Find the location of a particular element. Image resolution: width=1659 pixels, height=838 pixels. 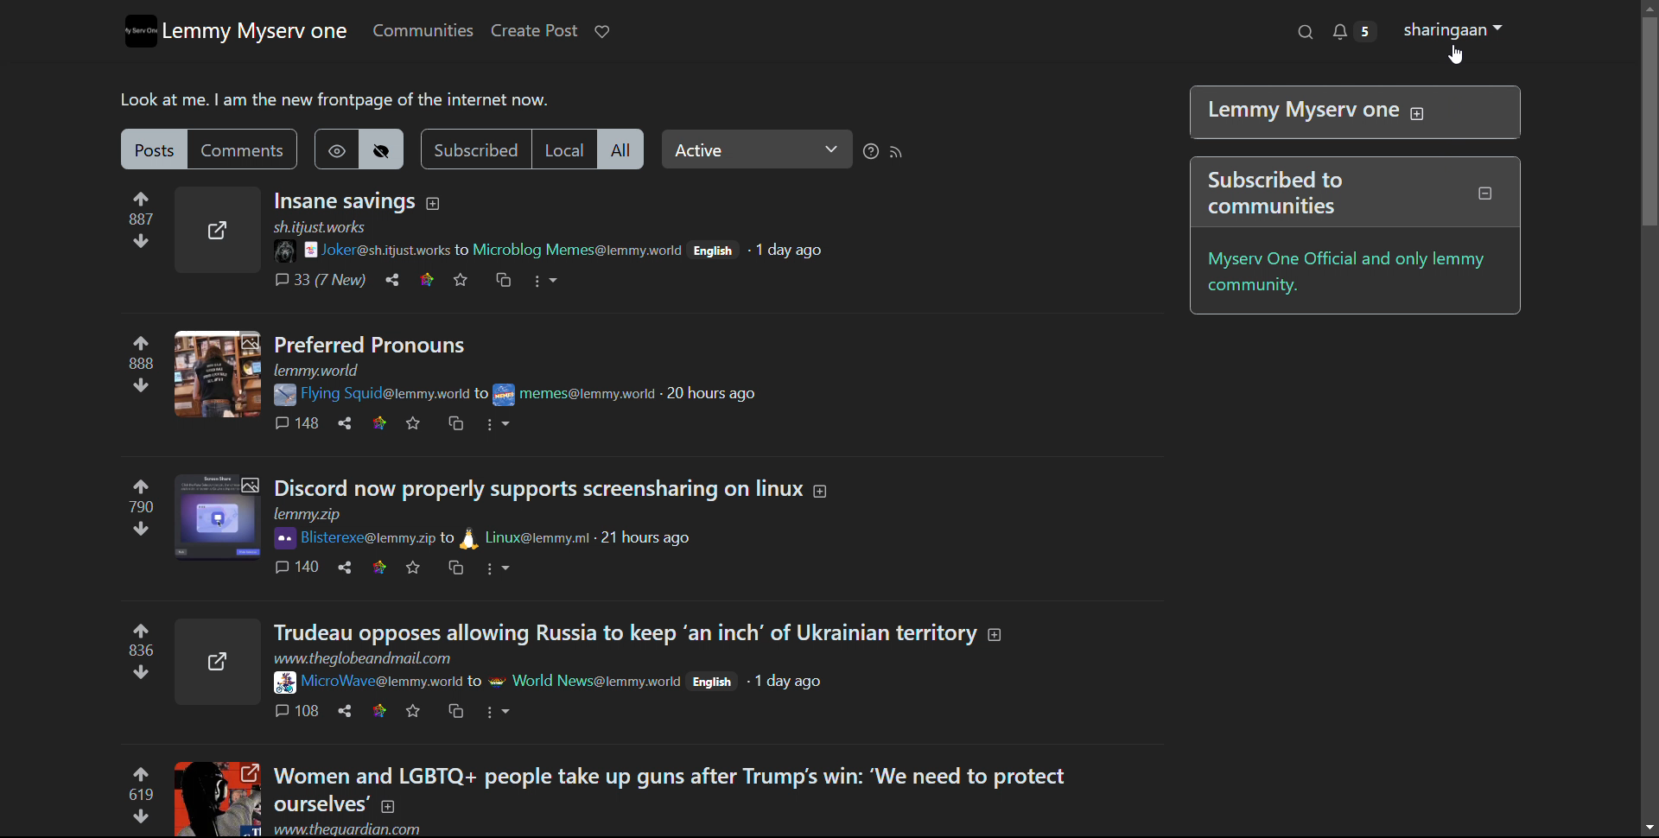

upvote and downvotes is located at coordinates (139, 794).